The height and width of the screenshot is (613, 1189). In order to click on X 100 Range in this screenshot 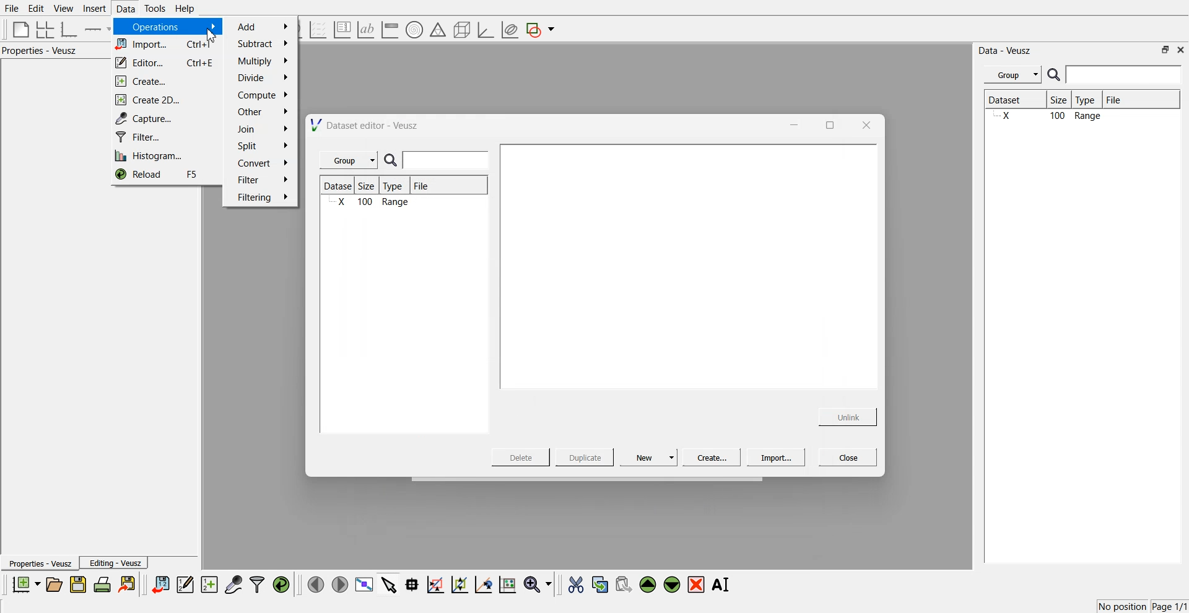, I will do `click(372, 203)`.